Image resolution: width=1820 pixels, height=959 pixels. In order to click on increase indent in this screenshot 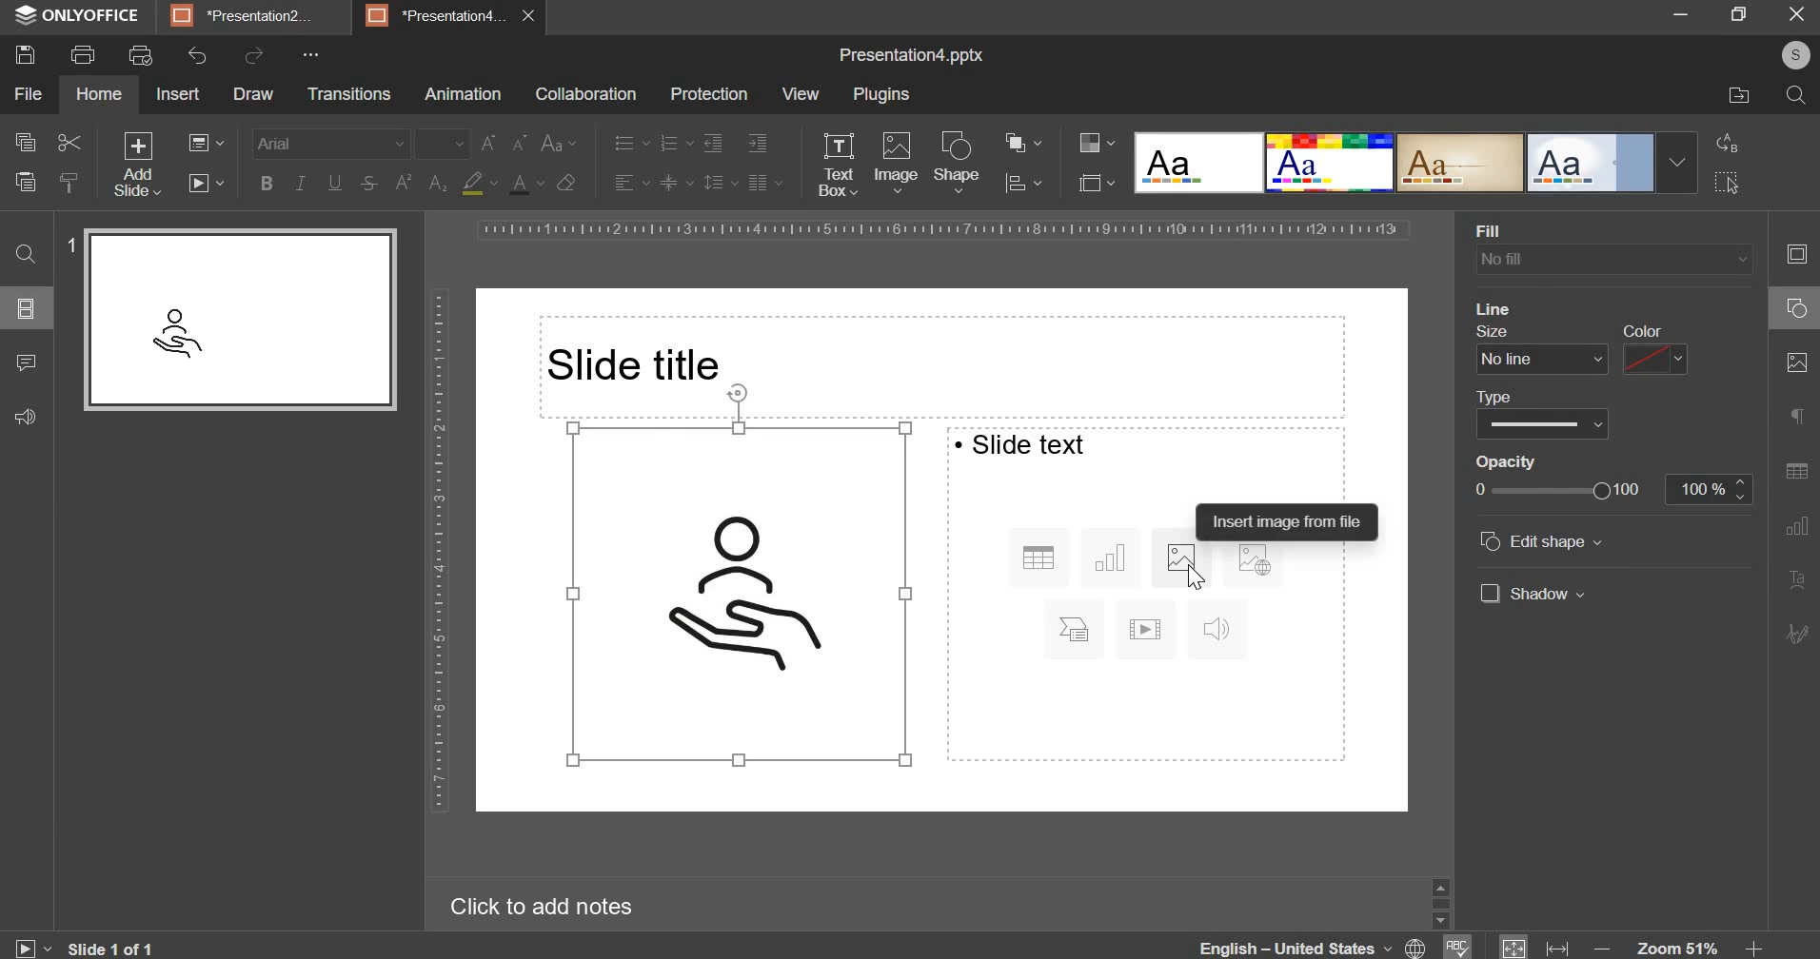, I will do `click(757, 143)`.